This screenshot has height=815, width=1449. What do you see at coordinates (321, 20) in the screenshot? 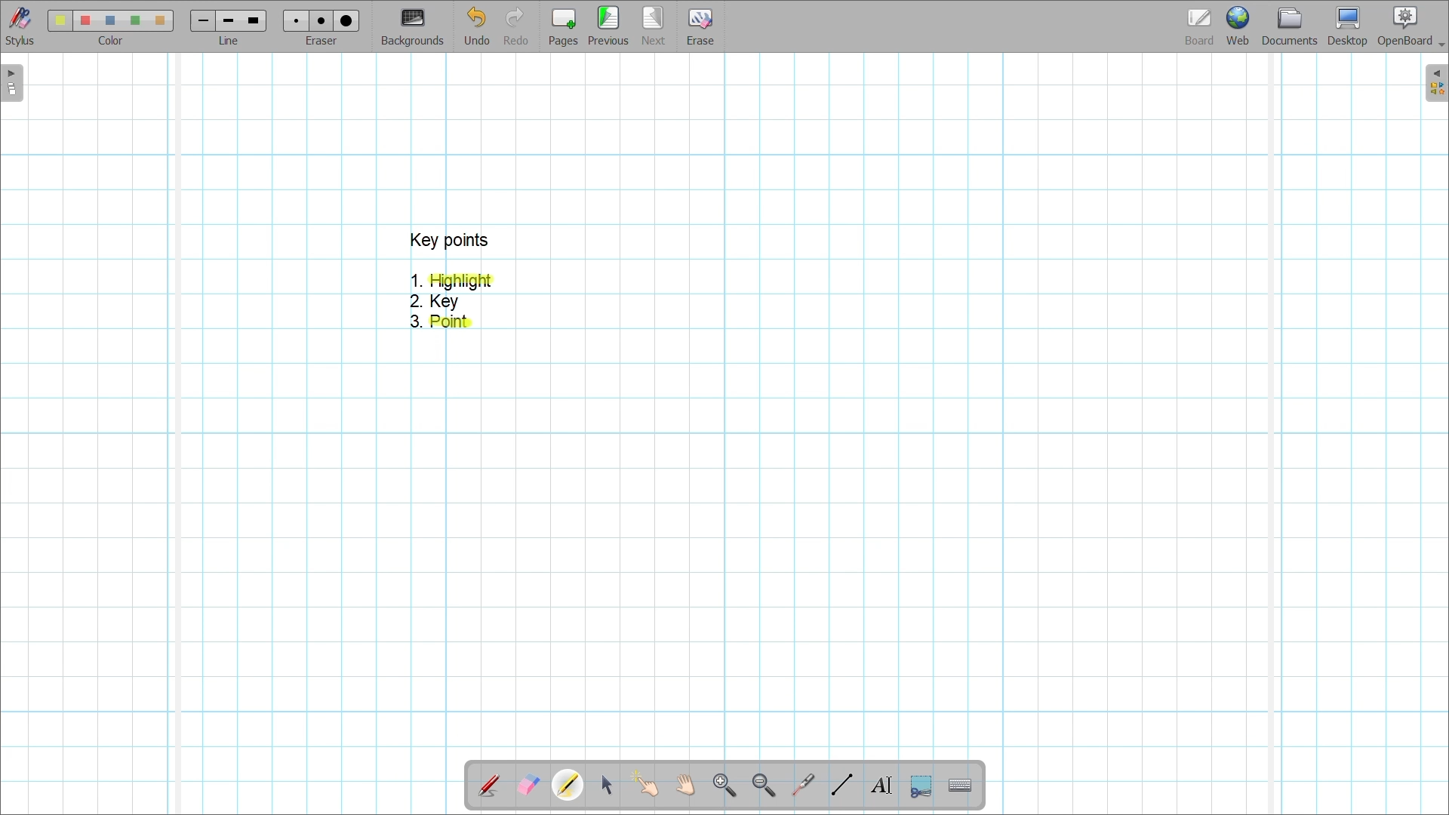
I see `eraser 2` at bounding box center [321, 20].